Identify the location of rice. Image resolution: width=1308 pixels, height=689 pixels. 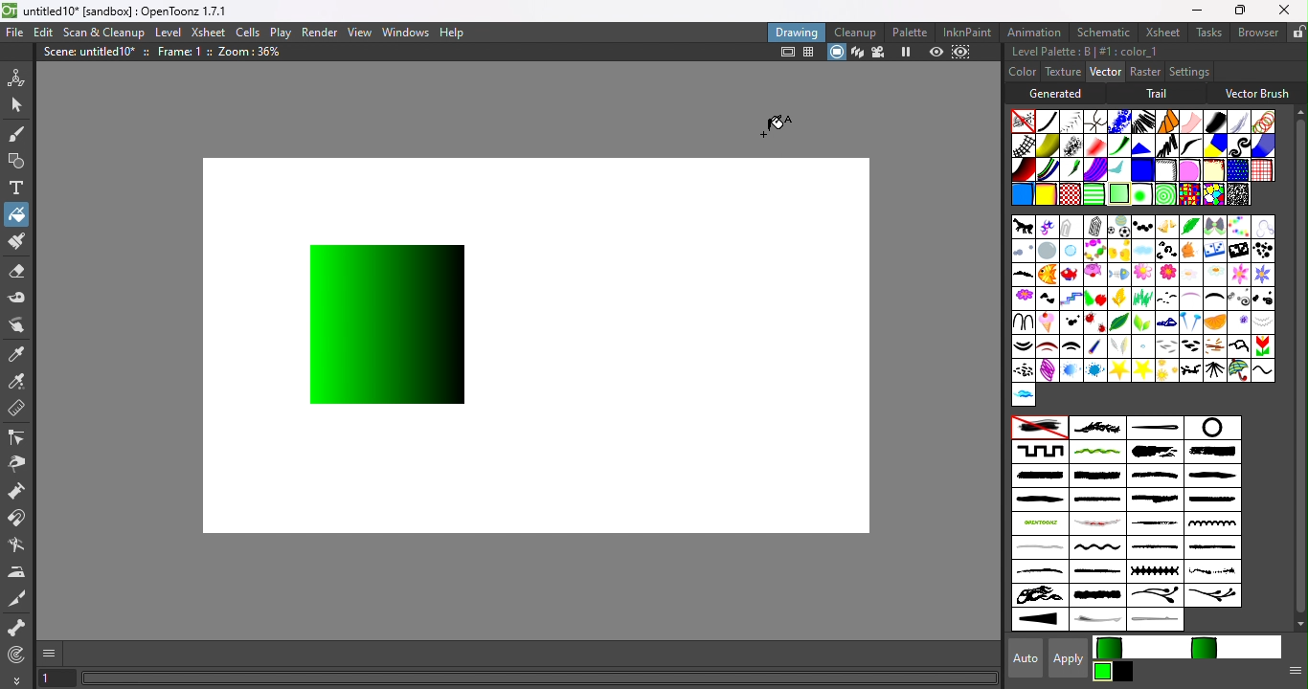
(1168, 346).